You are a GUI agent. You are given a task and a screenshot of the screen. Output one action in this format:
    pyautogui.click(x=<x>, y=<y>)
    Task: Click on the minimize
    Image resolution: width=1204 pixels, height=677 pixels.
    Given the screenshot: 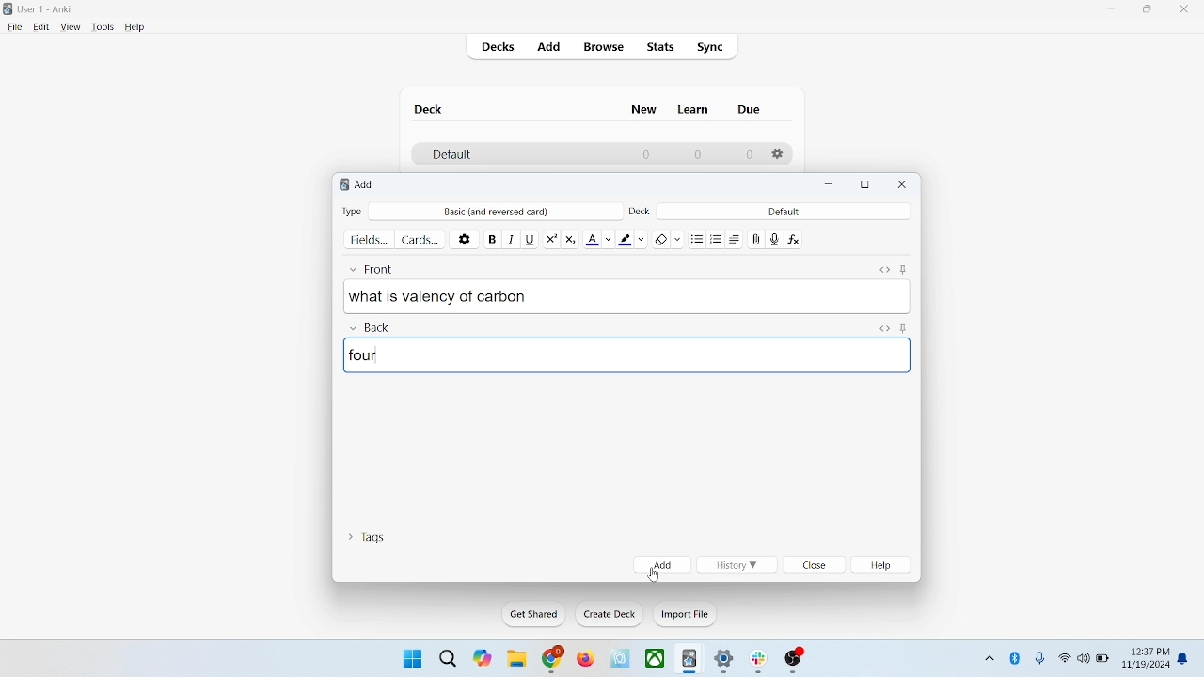 What is the action you would take?
    pyautogui.click(x=1113, y=9)
    